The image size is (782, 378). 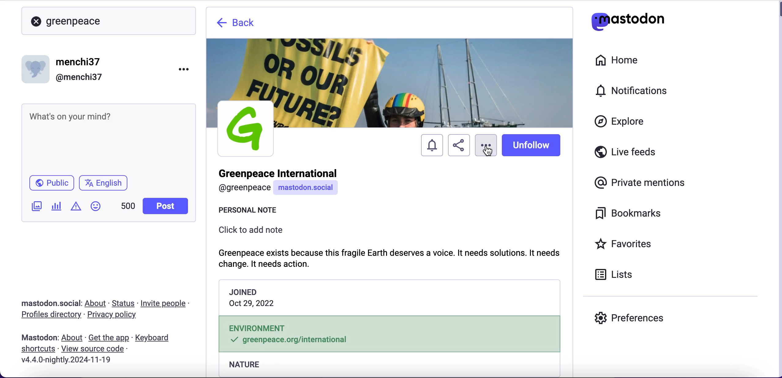 I want to click on mastodon, so click(x=39, y=338).